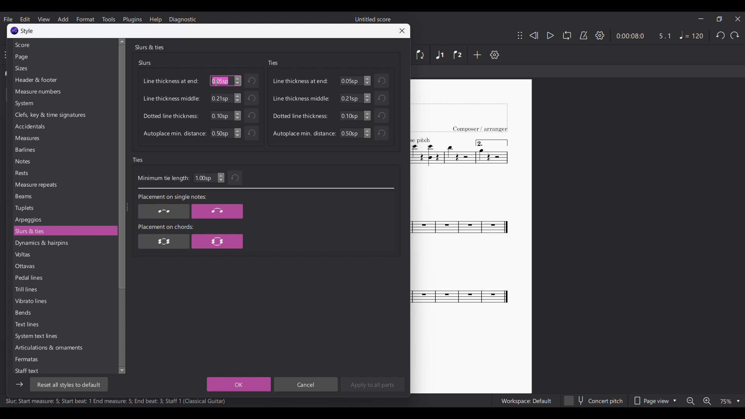 This screenshot has height=419, width=745. I want to click on Close interface, so click(738, 19).